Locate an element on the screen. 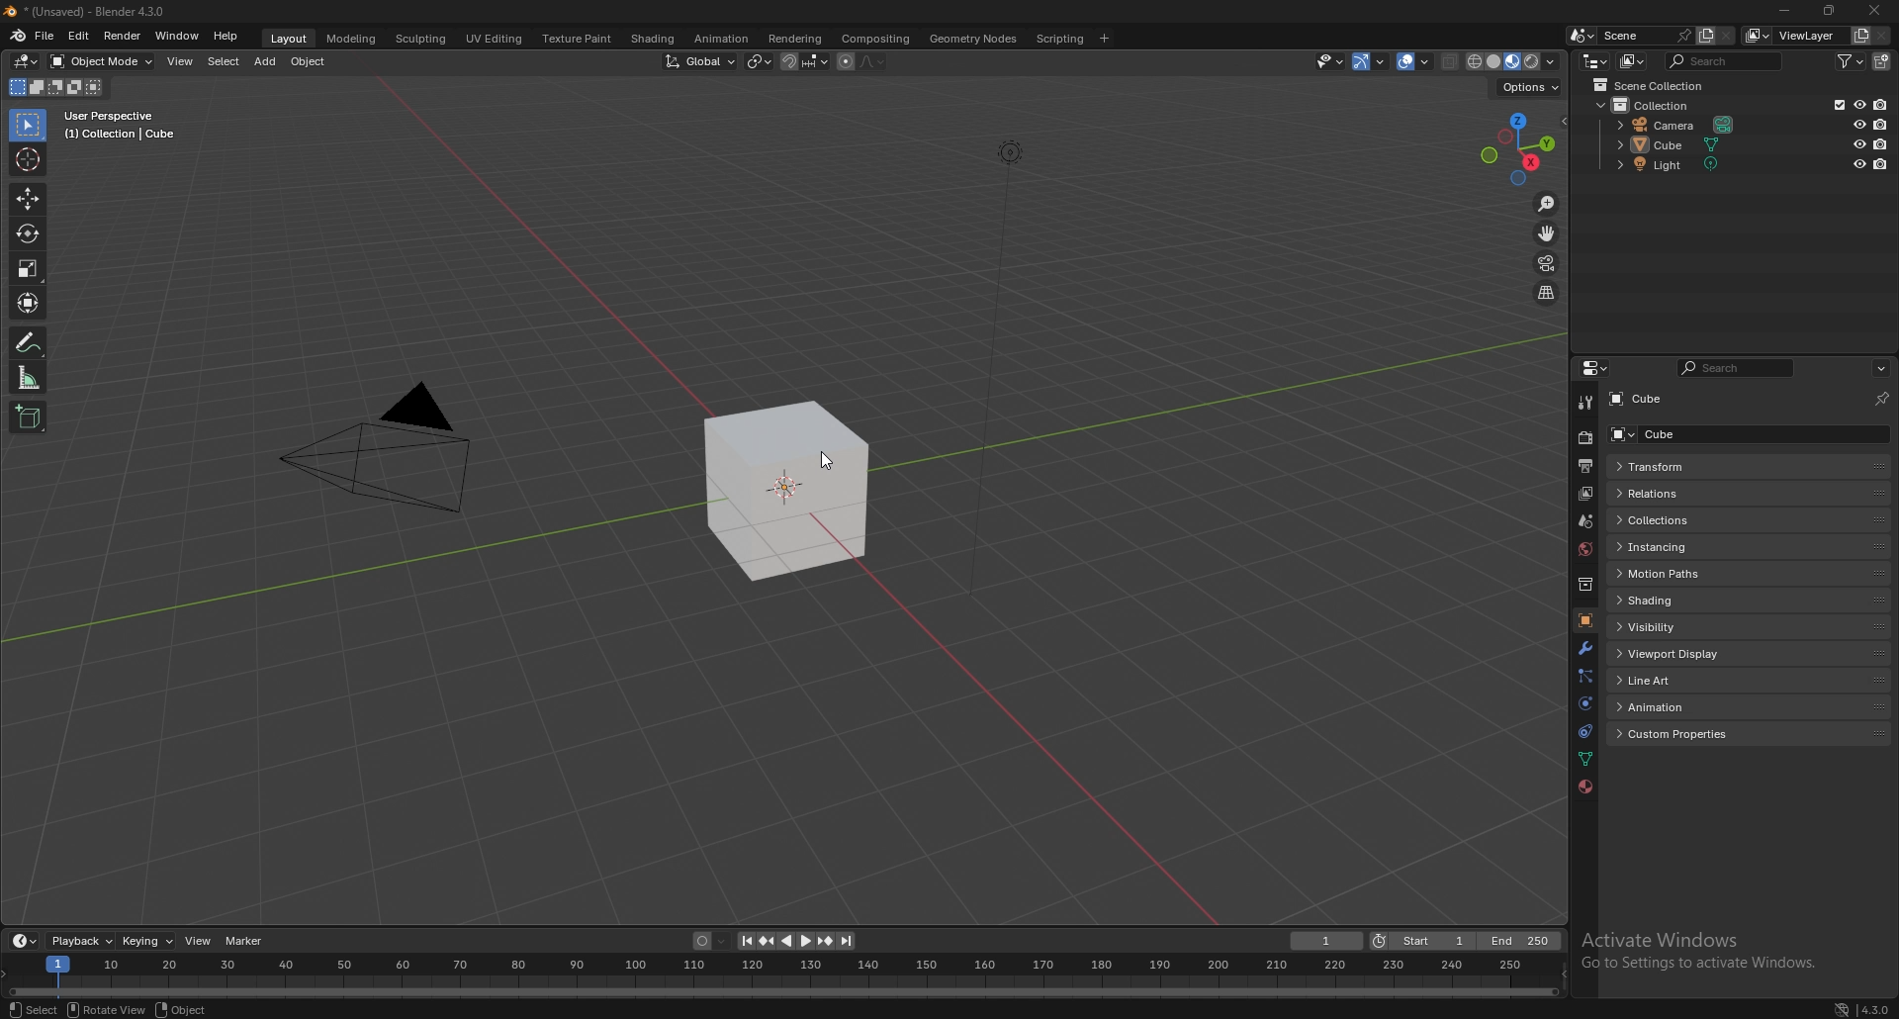 Image resolution: width=1899 pixels, height=1019 pixels. proportional editing fall off is located at coordinates (870, 62).